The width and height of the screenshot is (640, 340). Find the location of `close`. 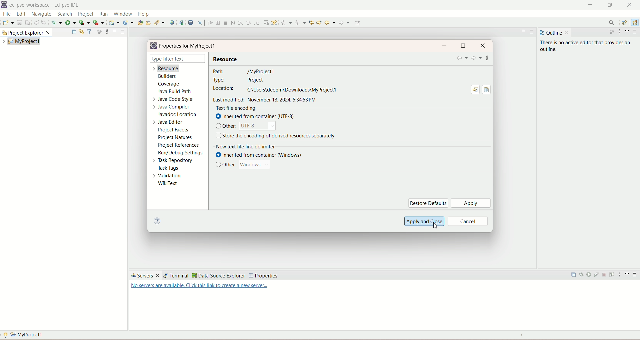

close is located at coordinates (630, 5).